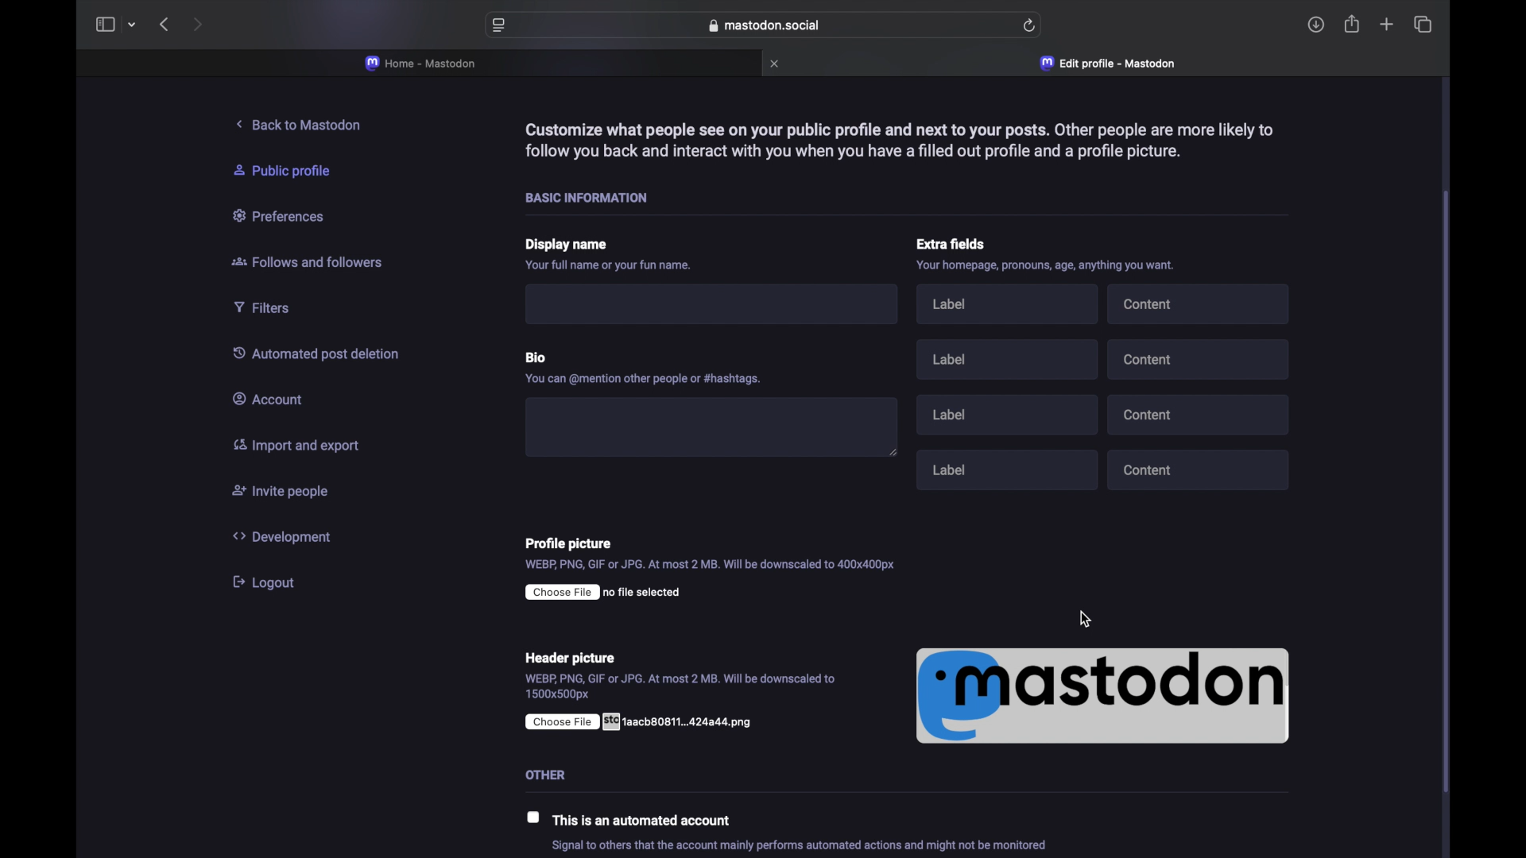 Image resolution: width=1526 pixels, height=858 pixels. Describe the element at coordinates (1012, 307) in the screenshot. I see `label` at that location.